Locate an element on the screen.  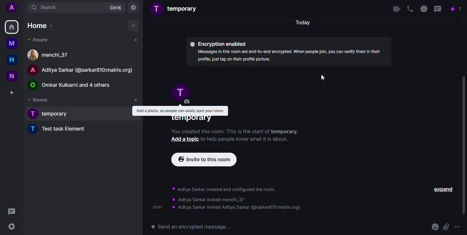
profile is located at coordinates (181, 91).